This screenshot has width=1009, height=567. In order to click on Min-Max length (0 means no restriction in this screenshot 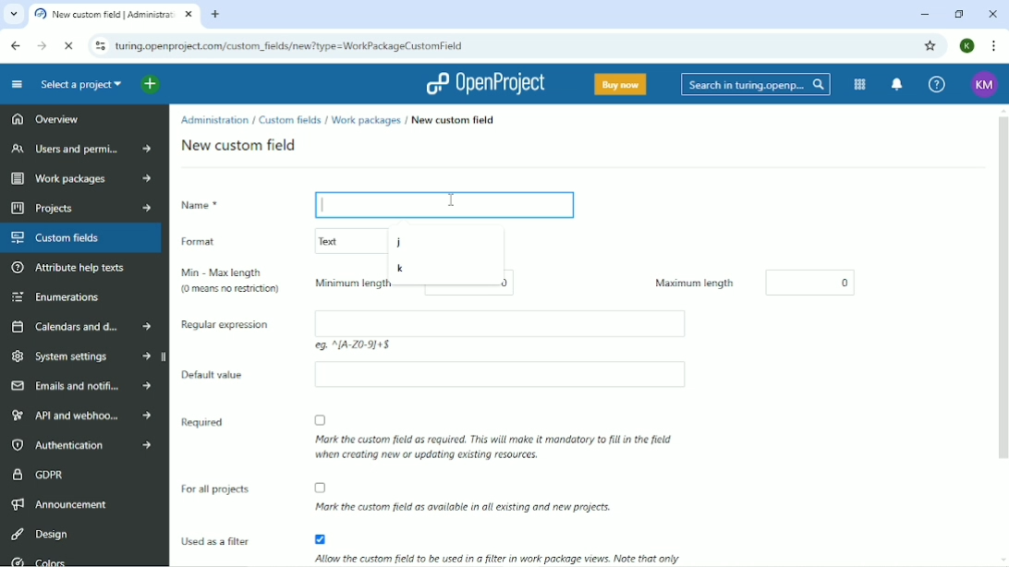, I will do `click(229, 283)`.